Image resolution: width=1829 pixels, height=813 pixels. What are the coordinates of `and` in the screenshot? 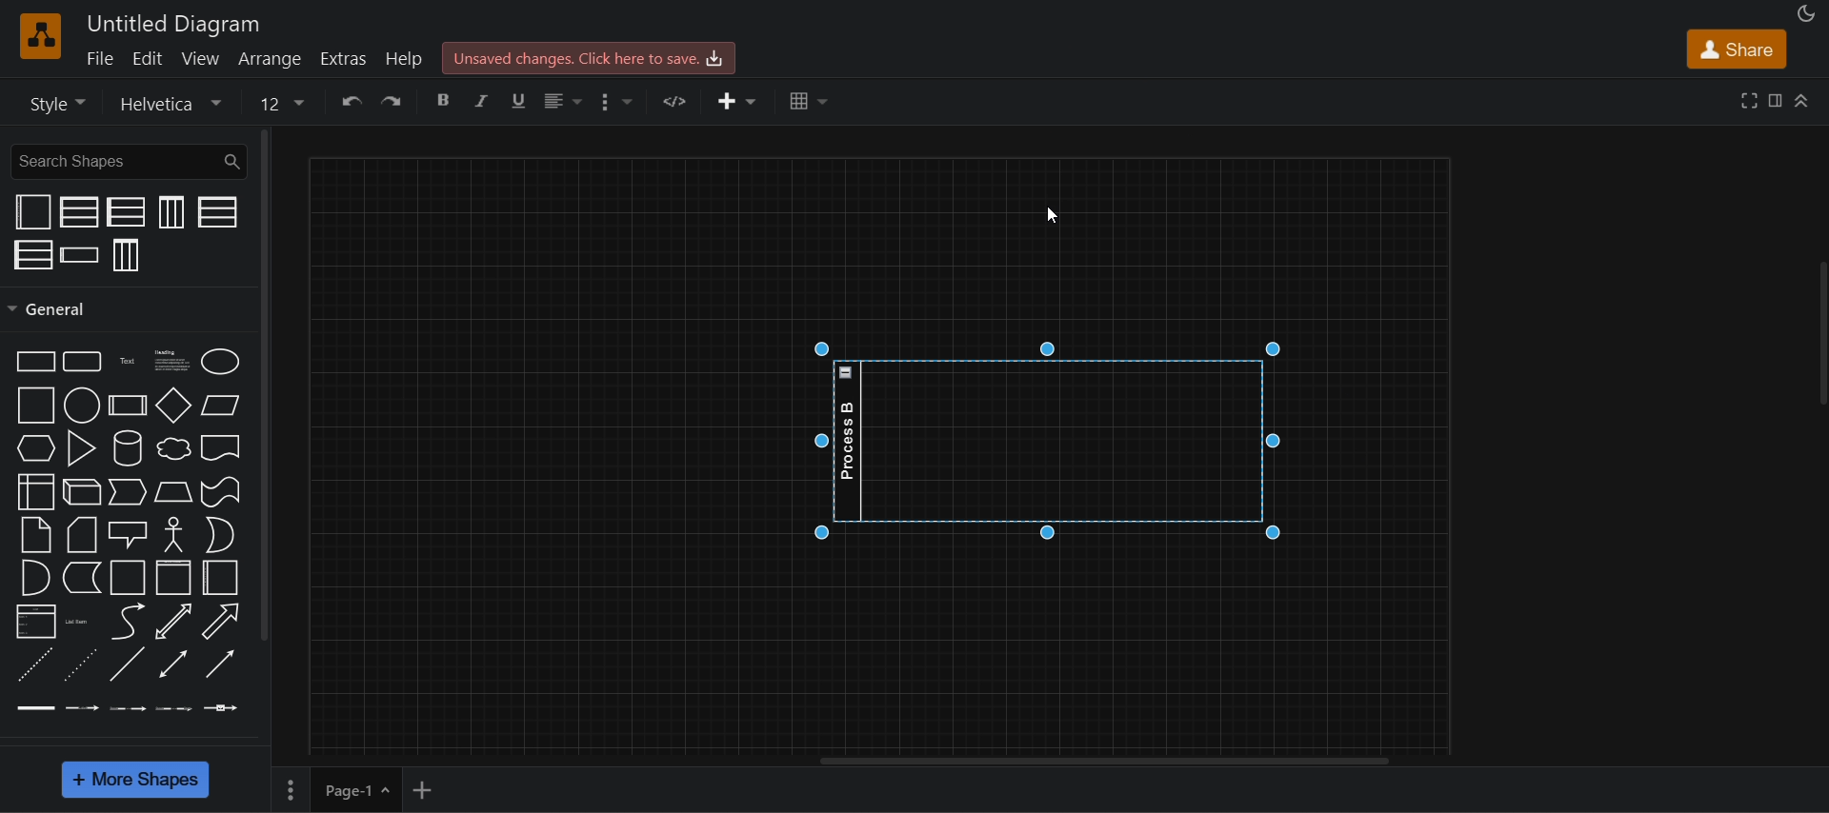 It's located at (33, 577).